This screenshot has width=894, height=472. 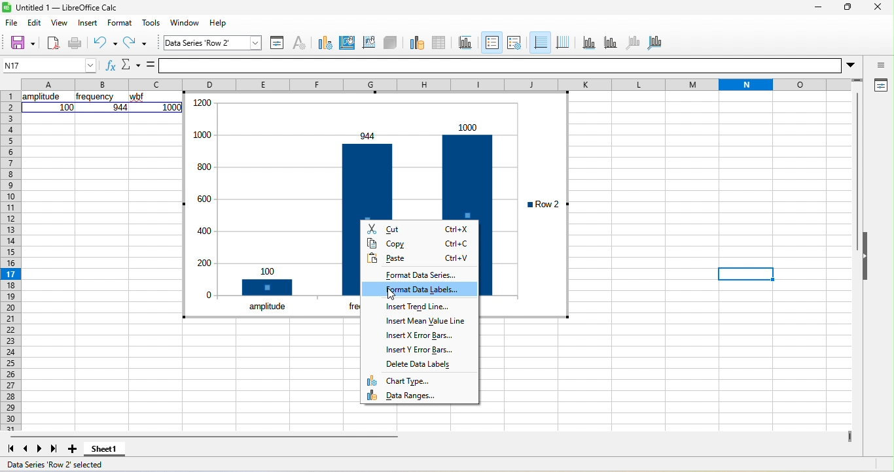 What do you see at coordinates (107, 65) in the screenshot?
I see `function wizard` at bounding box center [107, 65].